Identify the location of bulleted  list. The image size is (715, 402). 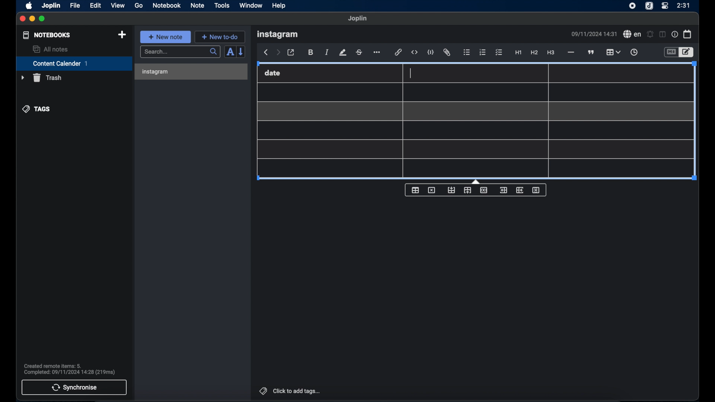
(467, 52).